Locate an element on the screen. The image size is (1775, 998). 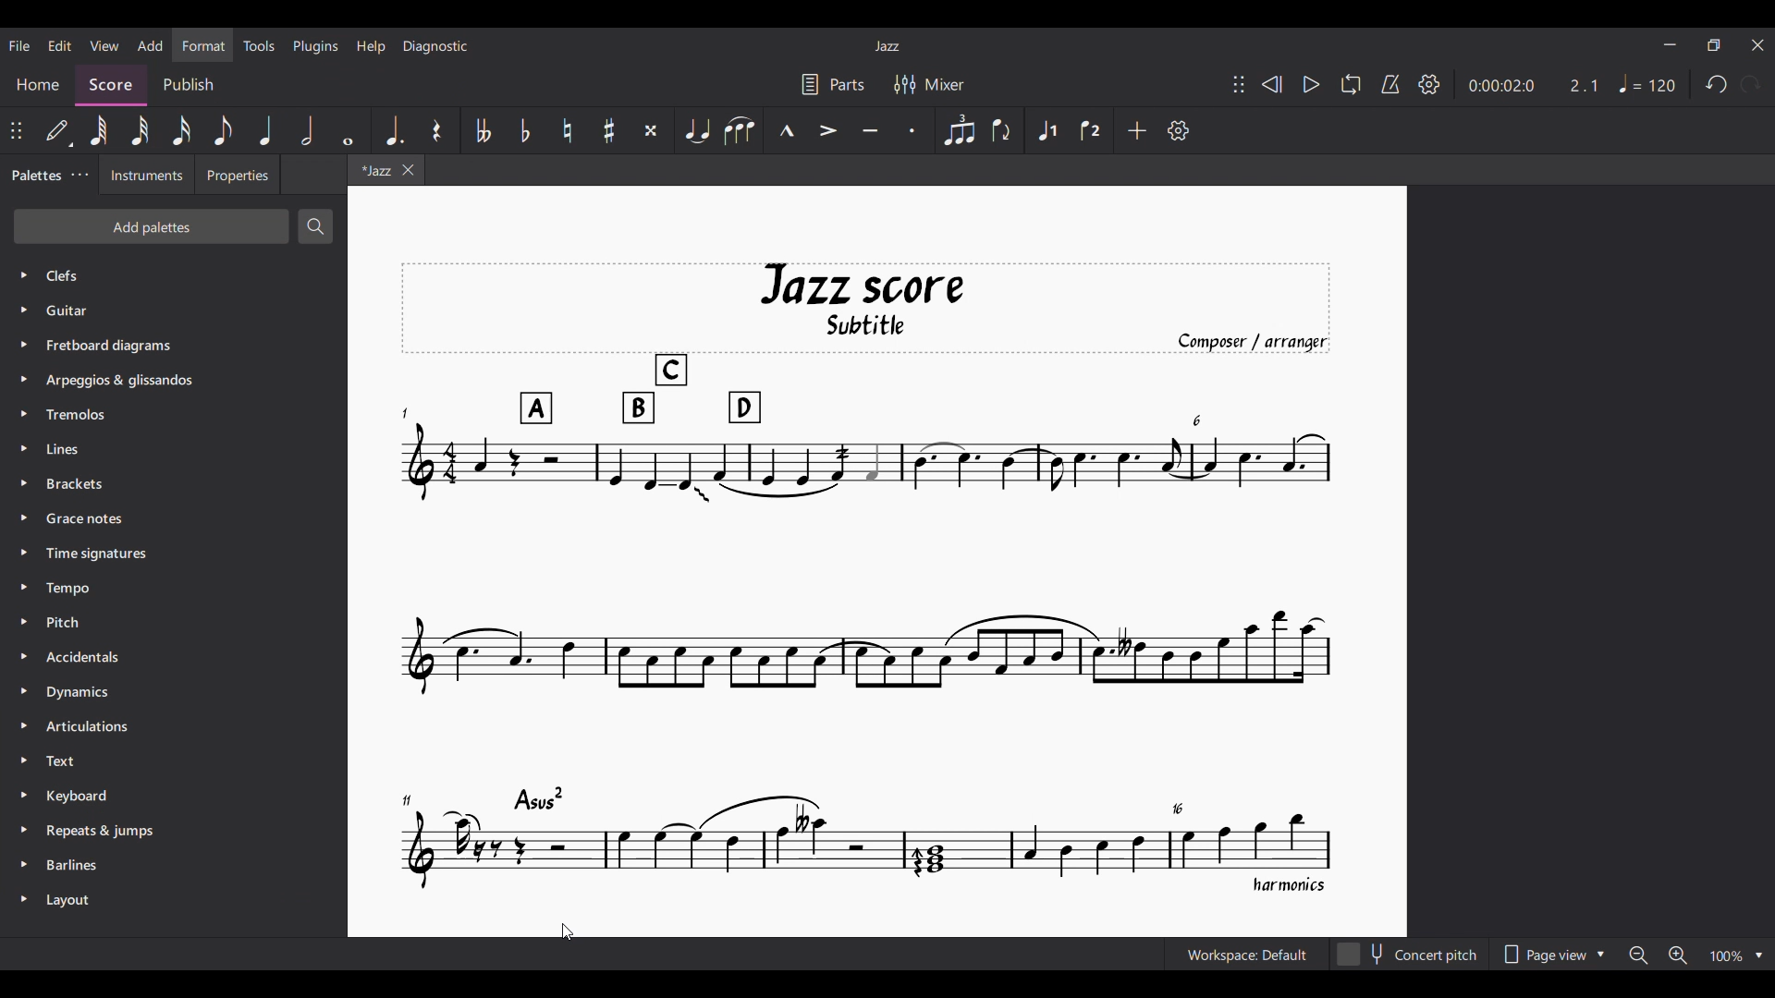
Instruments is located at coordinates (145, 175).